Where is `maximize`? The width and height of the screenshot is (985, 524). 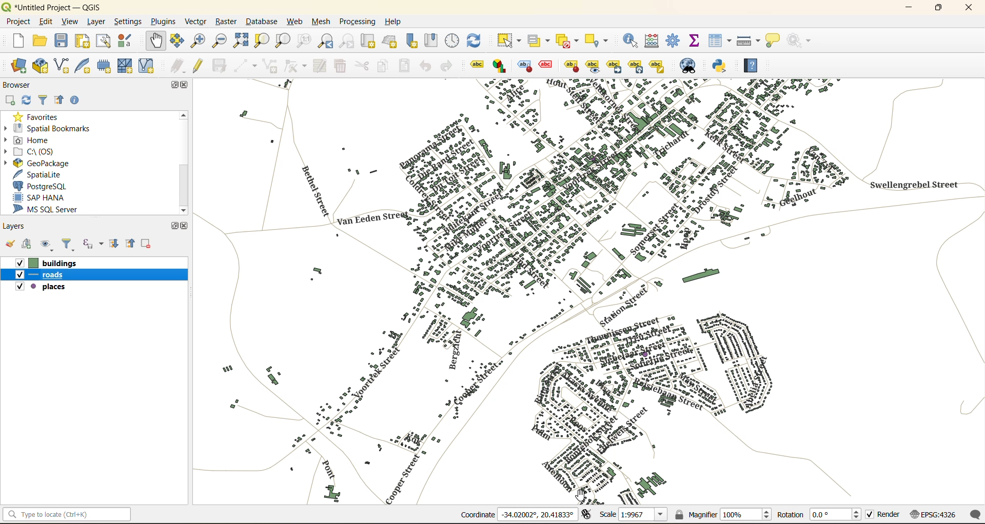 maximize is located at coordinates (173, 226).